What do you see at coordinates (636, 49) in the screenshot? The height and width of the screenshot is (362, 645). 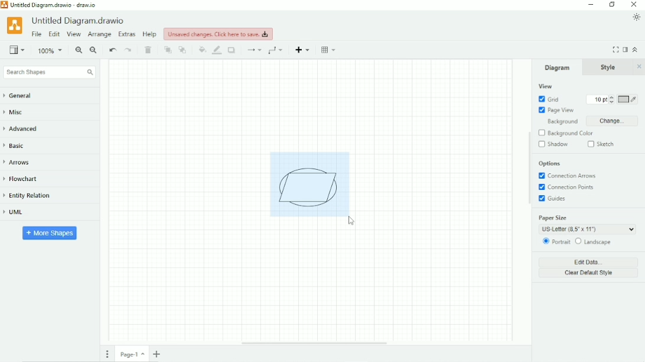 I see `Collapse/Expand` at bounding box center [636, 49].